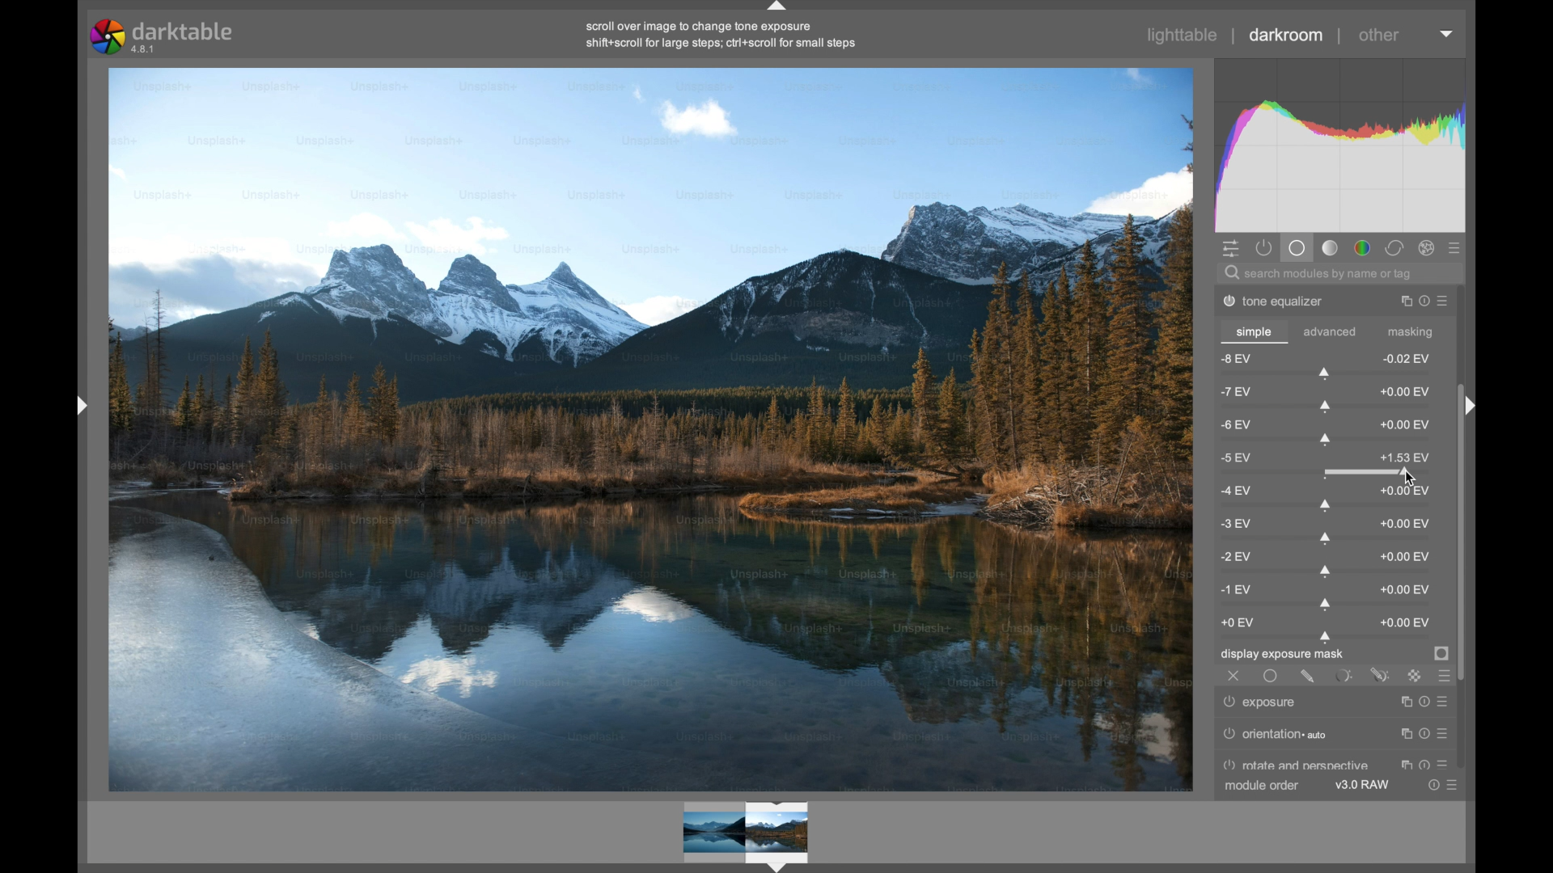  I want to click on Reset parameter, so click(1425, 719).